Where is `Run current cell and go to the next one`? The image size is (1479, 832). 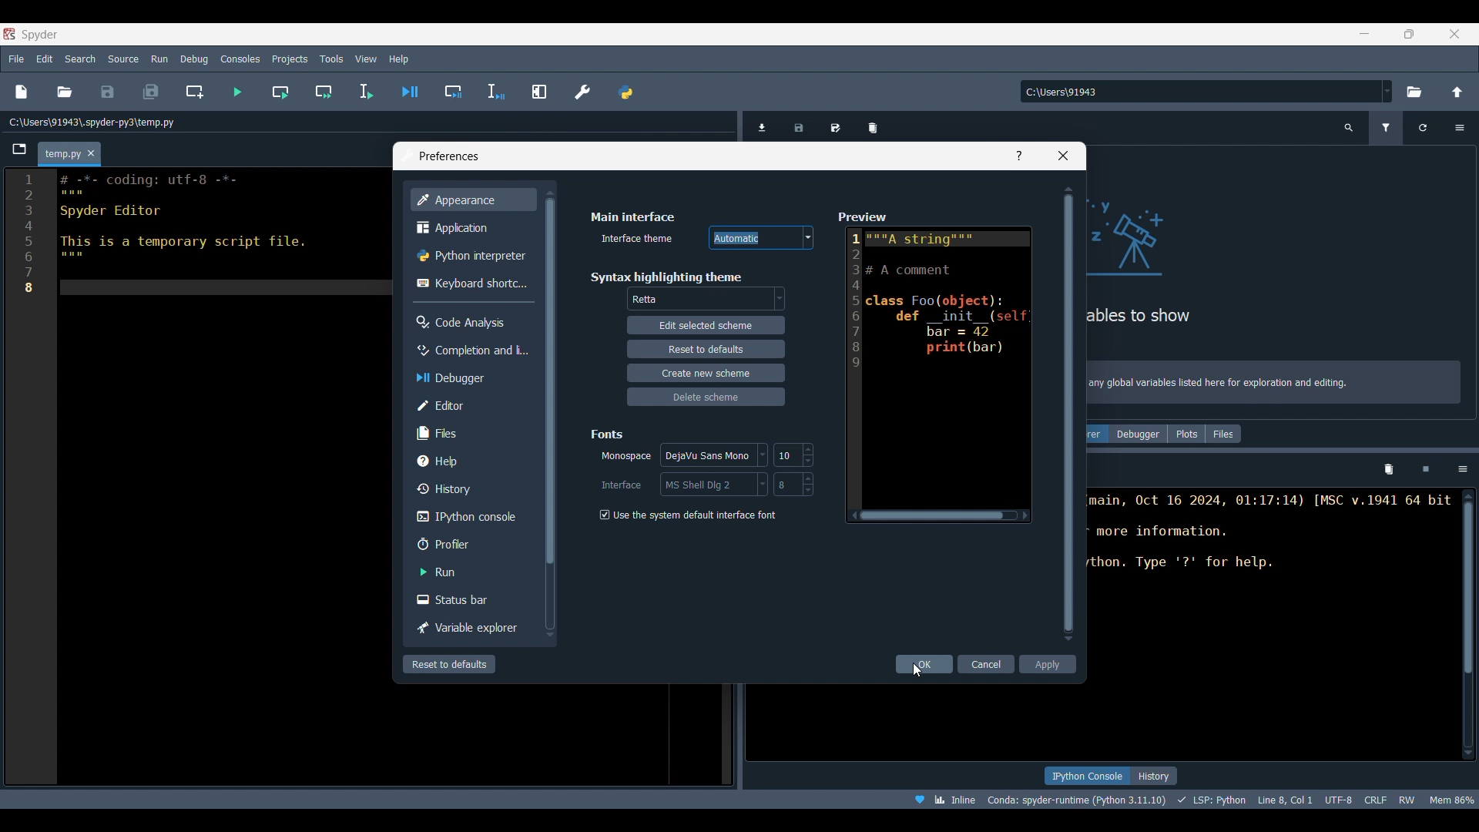 Run current cell and go to the next one is located at coordinates (324, 92).